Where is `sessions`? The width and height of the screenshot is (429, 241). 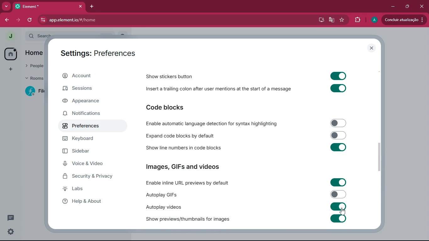
sessions is located at coordinates (85, 89).